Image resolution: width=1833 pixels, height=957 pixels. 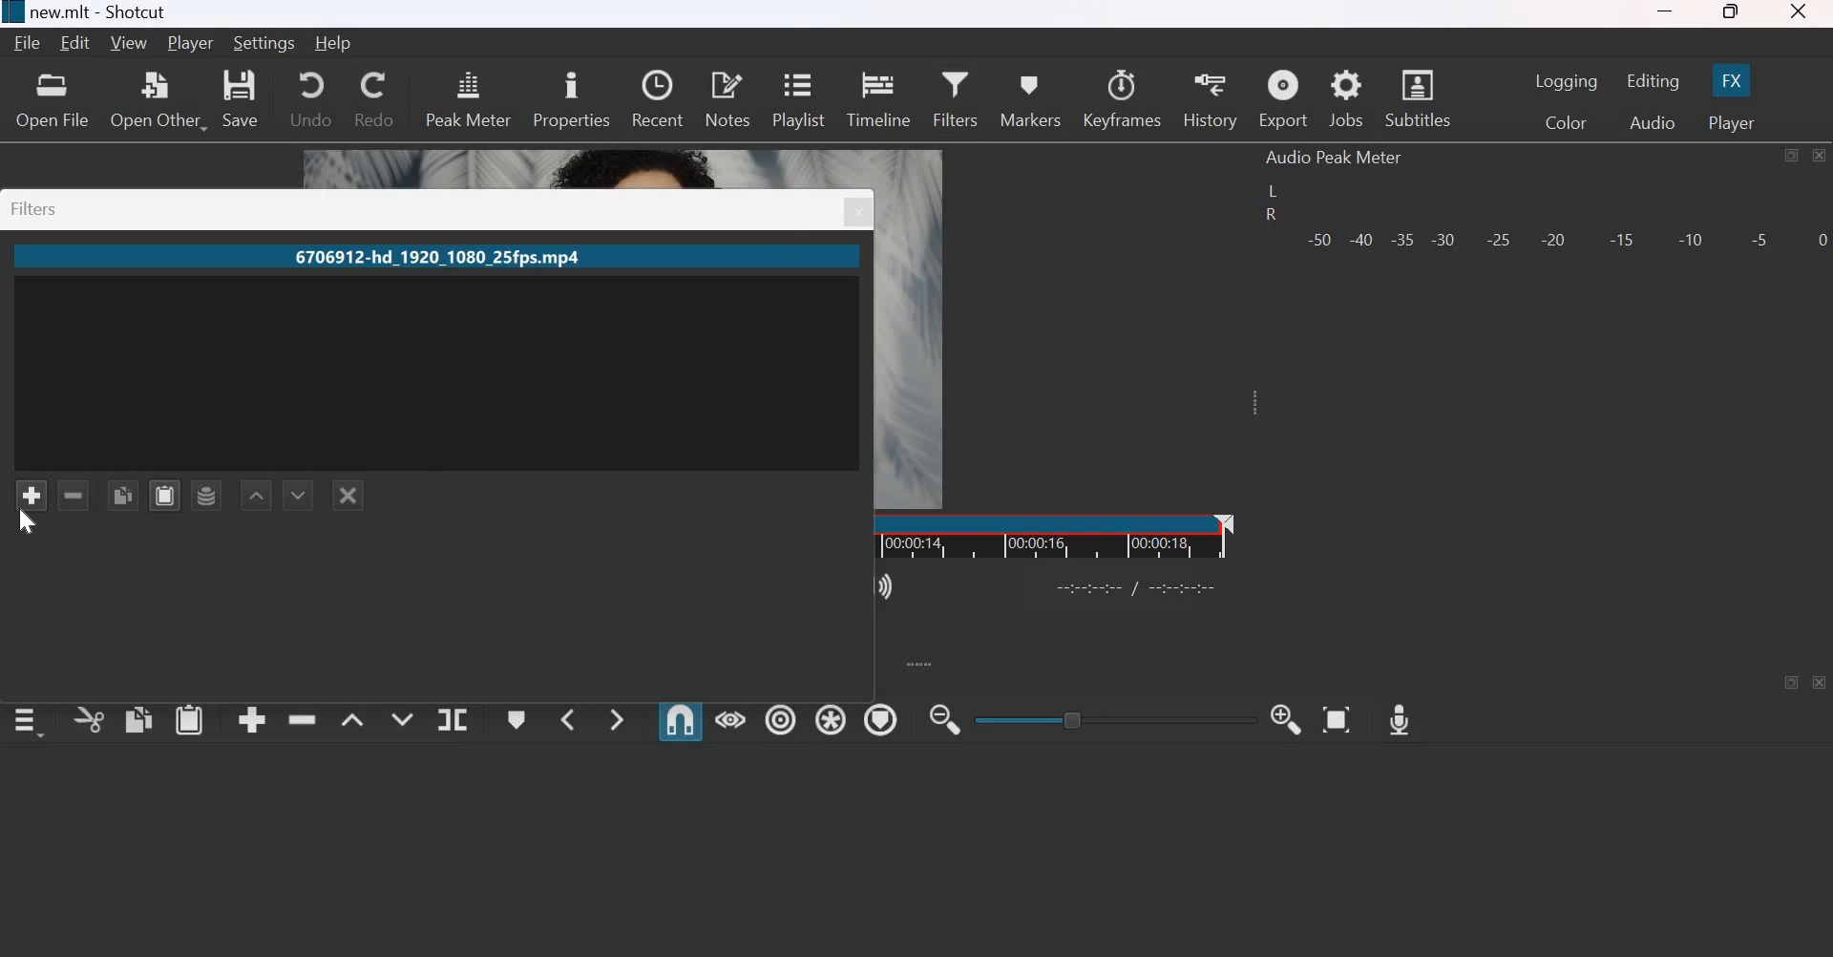 What do you see at coordinates (1653, 123) in the screenshot?
I see `Audio` at bounding box center [1653, 123].